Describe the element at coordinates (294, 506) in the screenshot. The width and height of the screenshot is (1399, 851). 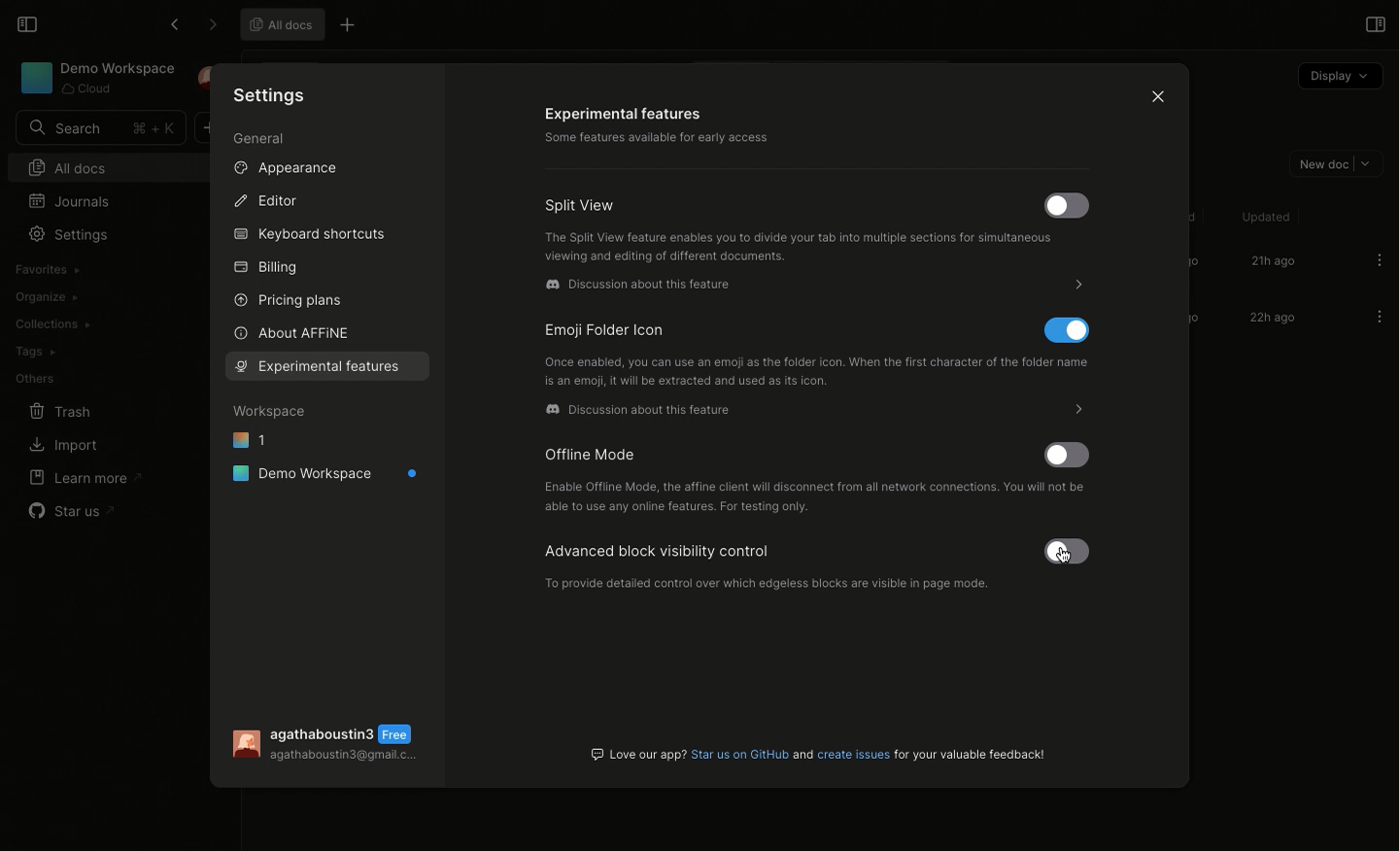
I see `Preference` at that location.